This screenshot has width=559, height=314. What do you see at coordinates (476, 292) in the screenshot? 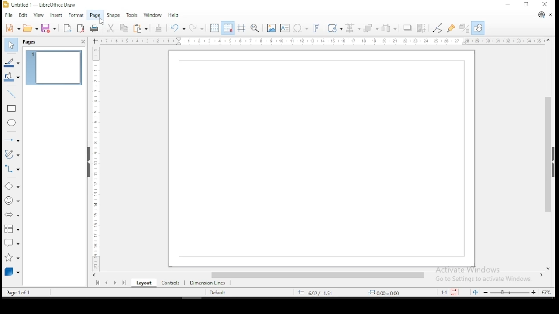
I see `fit document to window` at bounding box center [476, 292].